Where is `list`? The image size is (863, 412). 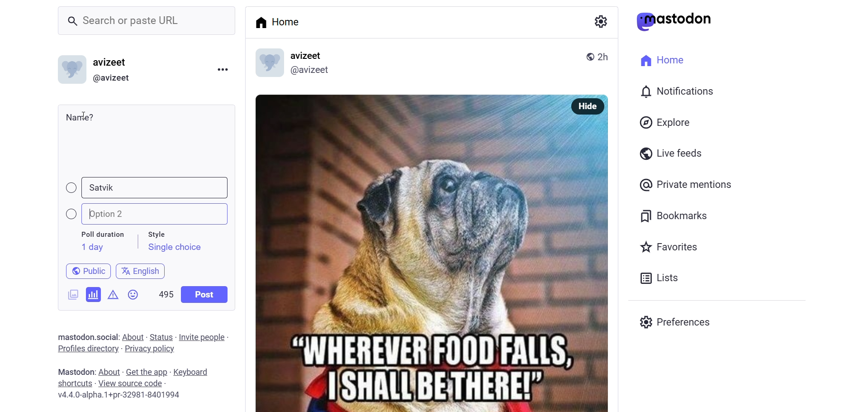 list is located at coordinates (657, 278).